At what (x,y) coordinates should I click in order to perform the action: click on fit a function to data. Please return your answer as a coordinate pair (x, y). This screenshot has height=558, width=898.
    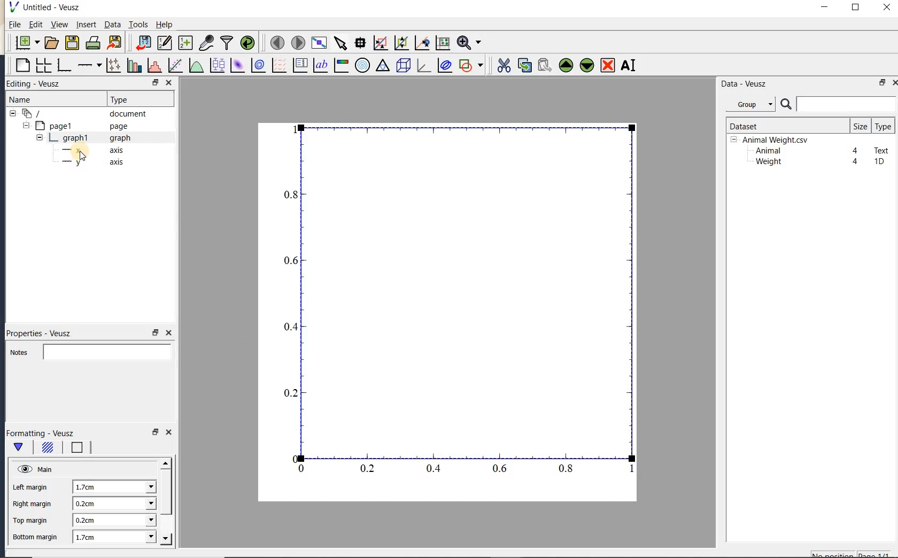
    Looking at the image, I should click on (175, 65).